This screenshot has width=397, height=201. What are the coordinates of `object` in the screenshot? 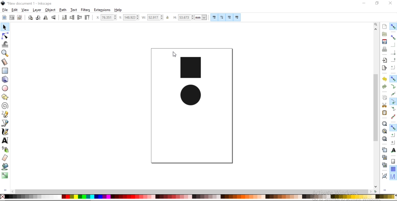 It's located at (50, 10).